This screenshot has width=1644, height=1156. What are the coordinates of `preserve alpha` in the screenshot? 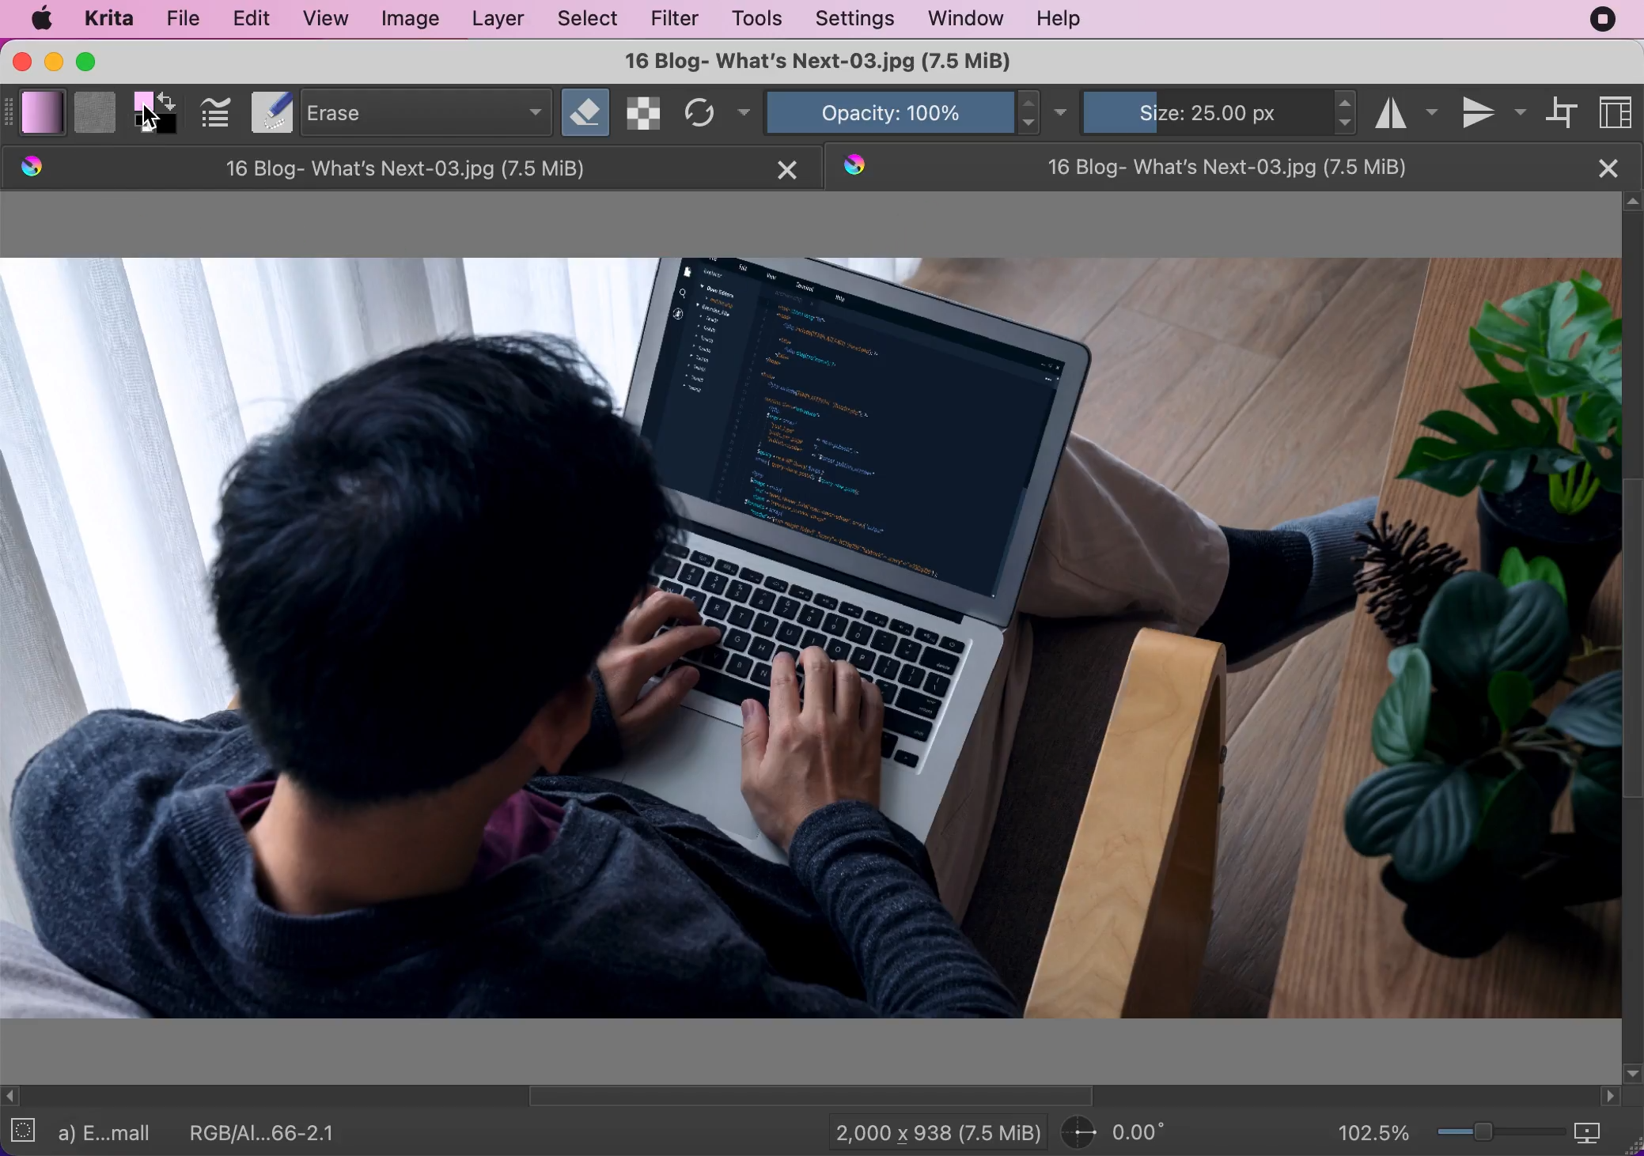 It's located at (641, 112).